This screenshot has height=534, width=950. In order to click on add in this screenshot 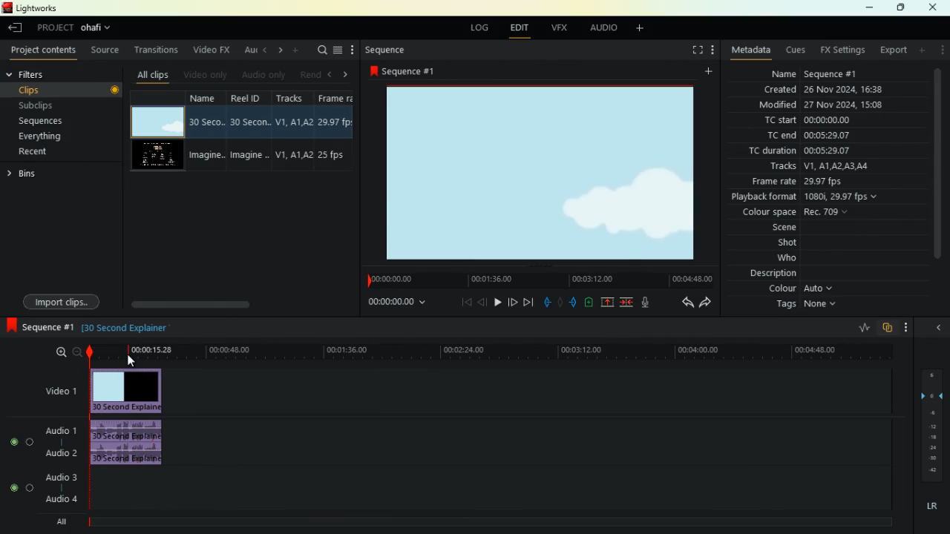, I will do `click(707, 73)`.